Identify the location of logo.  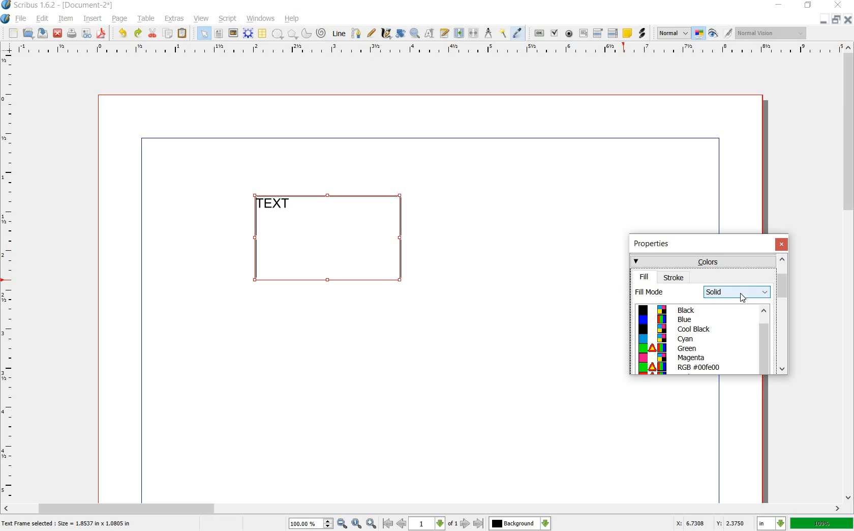
(7, 6).